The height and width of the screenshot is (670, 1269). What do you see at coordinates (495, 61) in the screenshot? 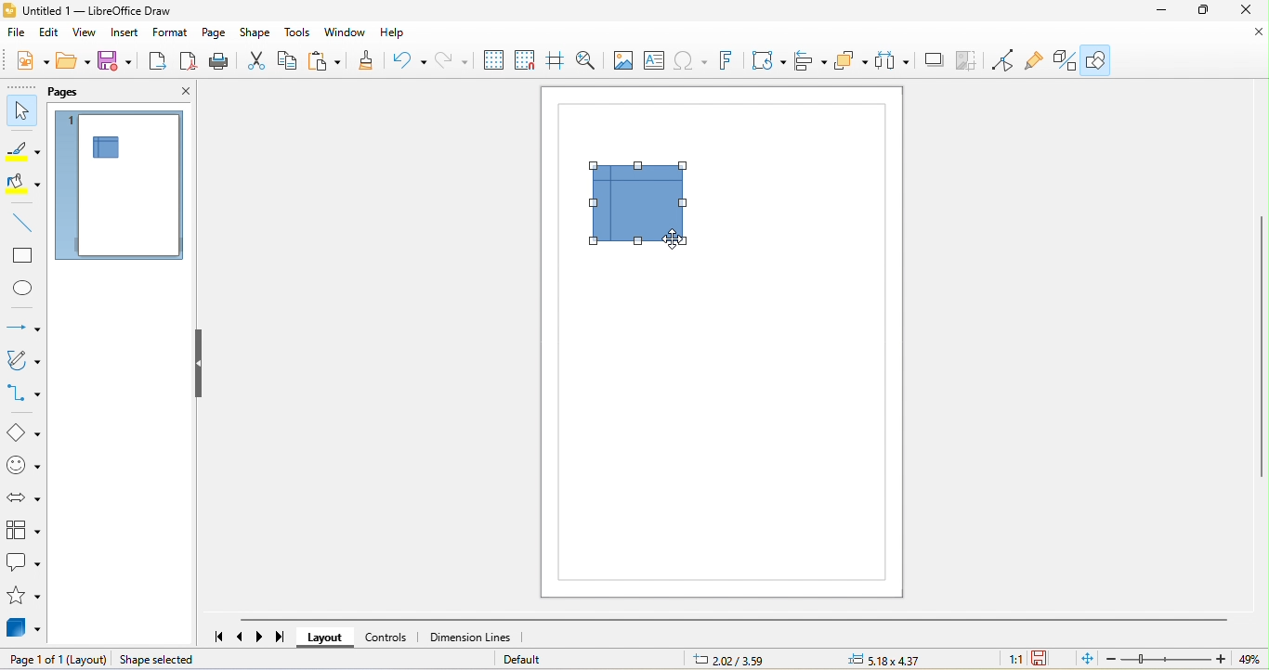
I see `display grid` at bounding box center [495, 61].